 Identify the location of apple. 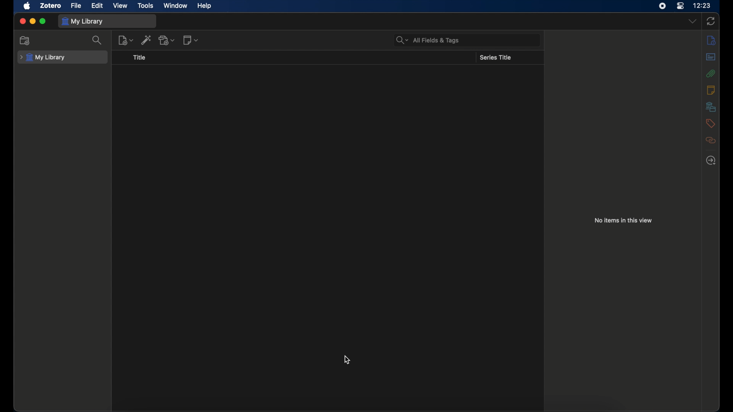
(27, 6).